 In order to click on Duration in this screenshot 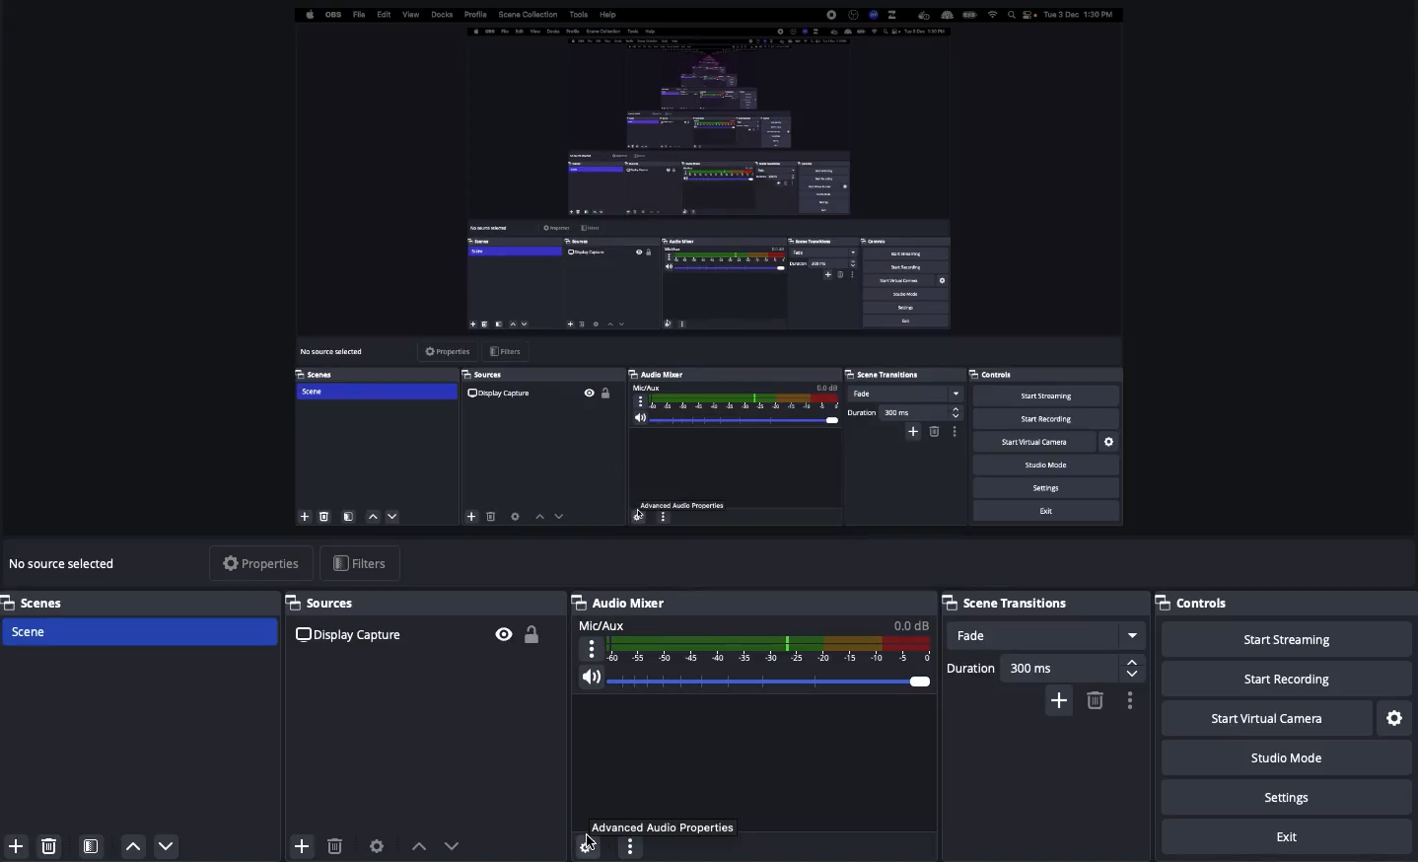, I will do `click(1044, 669)`.